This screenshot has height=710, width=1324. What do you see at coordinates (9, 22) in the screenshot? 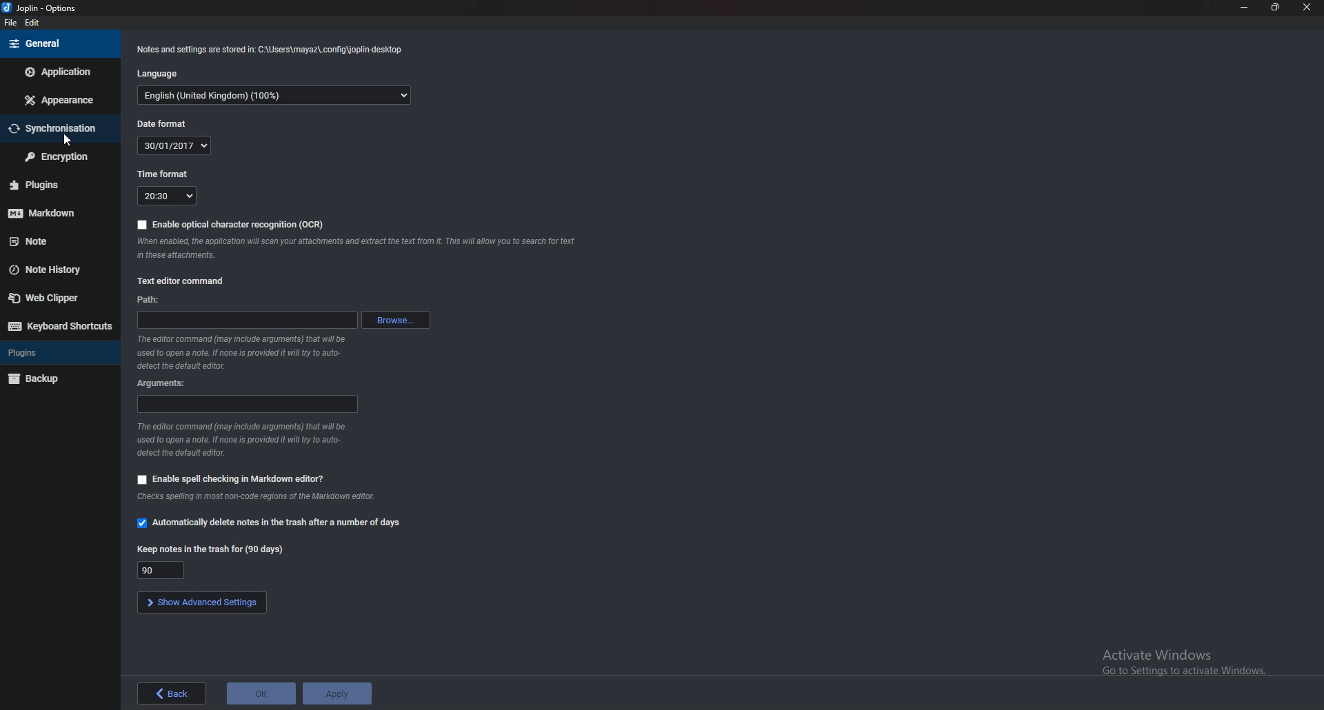
I see `file` at bounding box center [9, 22].